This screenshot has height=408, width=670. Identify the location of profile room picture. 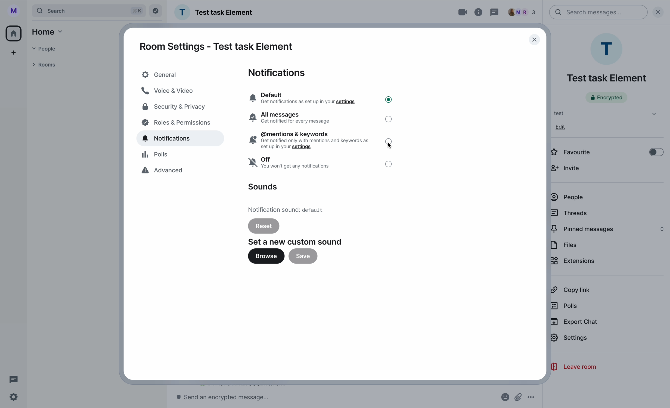
(608, 49).